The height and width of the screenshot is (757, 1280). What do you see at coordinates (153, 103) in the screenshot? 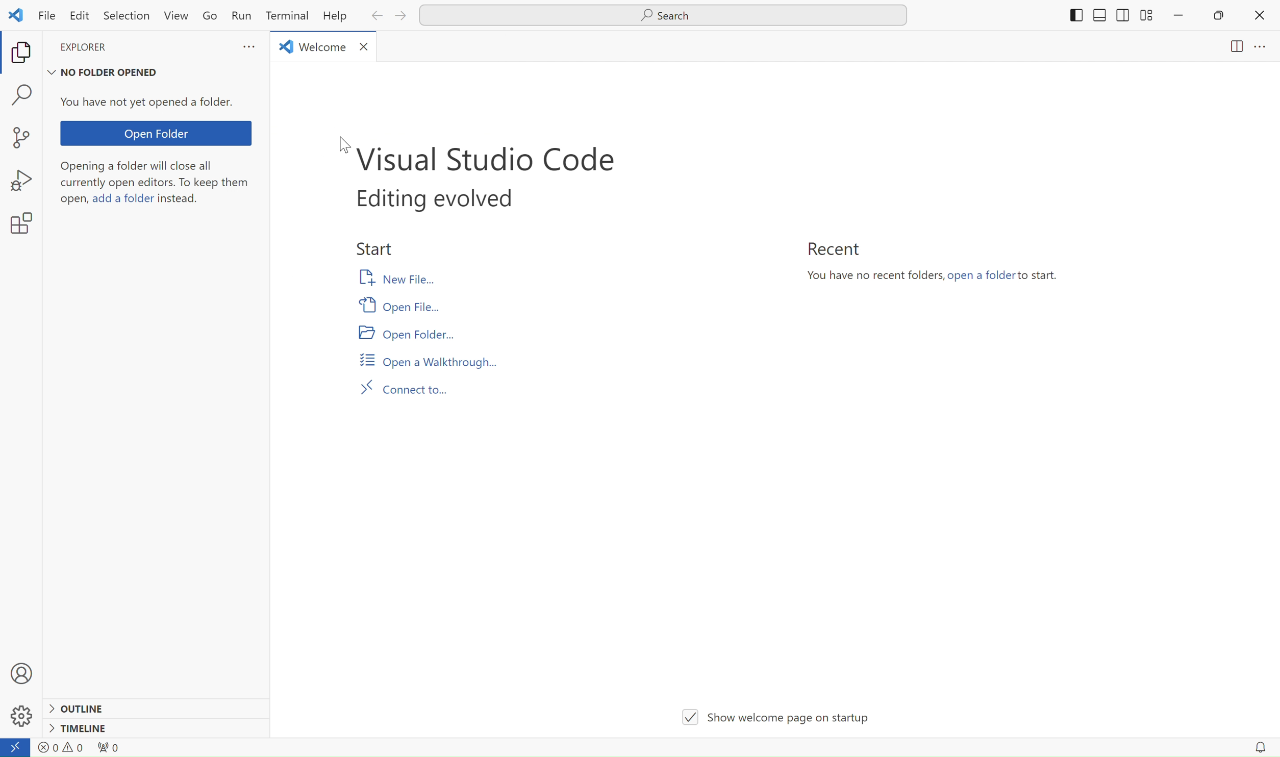
I see `You have not yet opened a folder` at bounding box center [153, 103].